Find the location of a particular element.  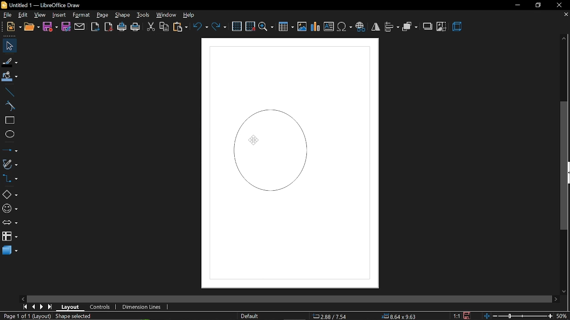

shape selected is located at coordinates (73, 316).